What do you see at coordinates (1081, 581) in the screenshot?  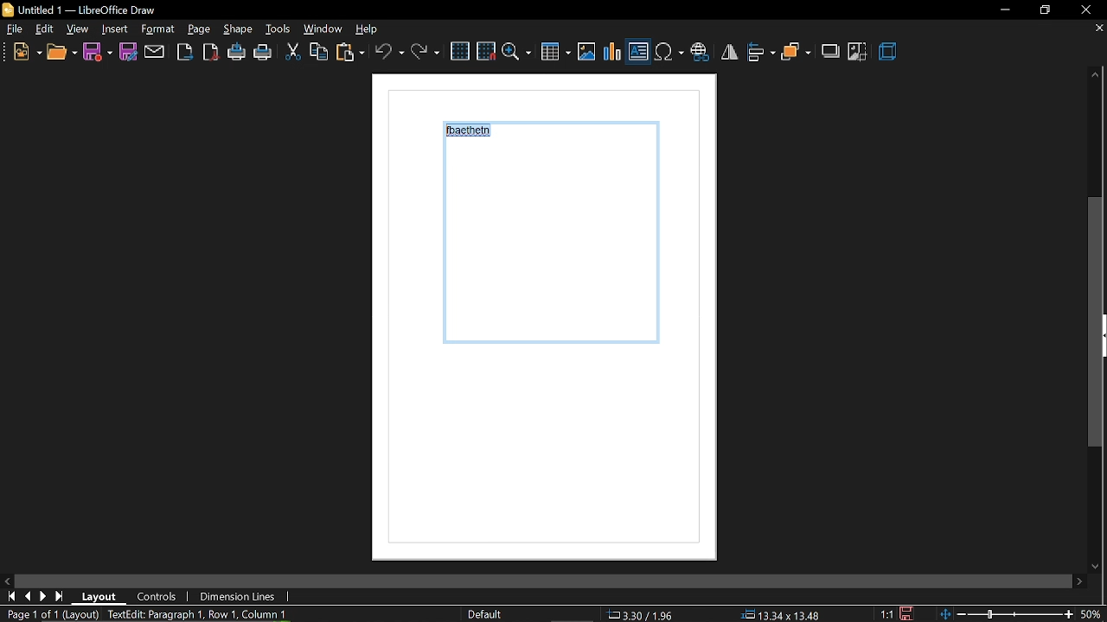 I see `move right` at bounding box center [1081, 581].